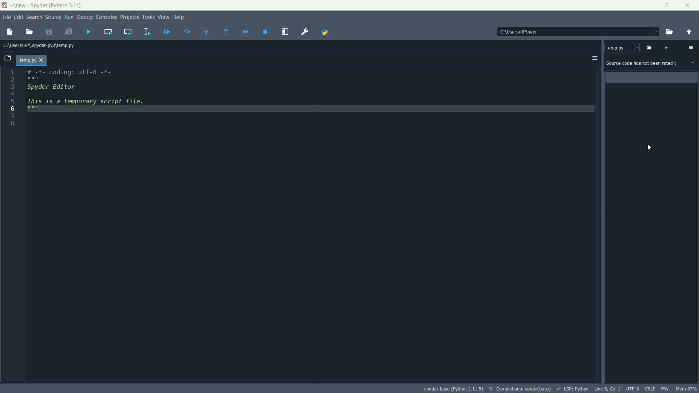 This screenshot has height=393, width=699. I want to click on source code has not been rated yet., so click(642, 64).